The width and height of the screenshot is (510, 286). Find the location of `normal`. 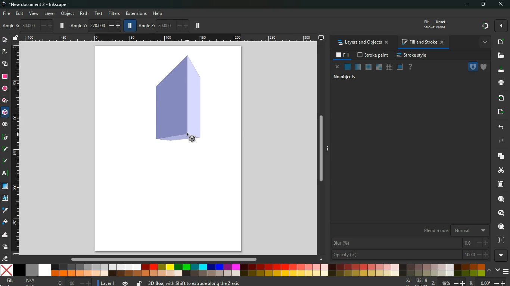

normal is located at coordinates (347, 67).